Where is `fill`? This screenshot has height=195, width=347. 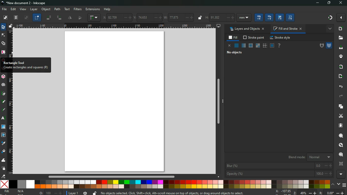
fill is located at coordinates (233, 38).